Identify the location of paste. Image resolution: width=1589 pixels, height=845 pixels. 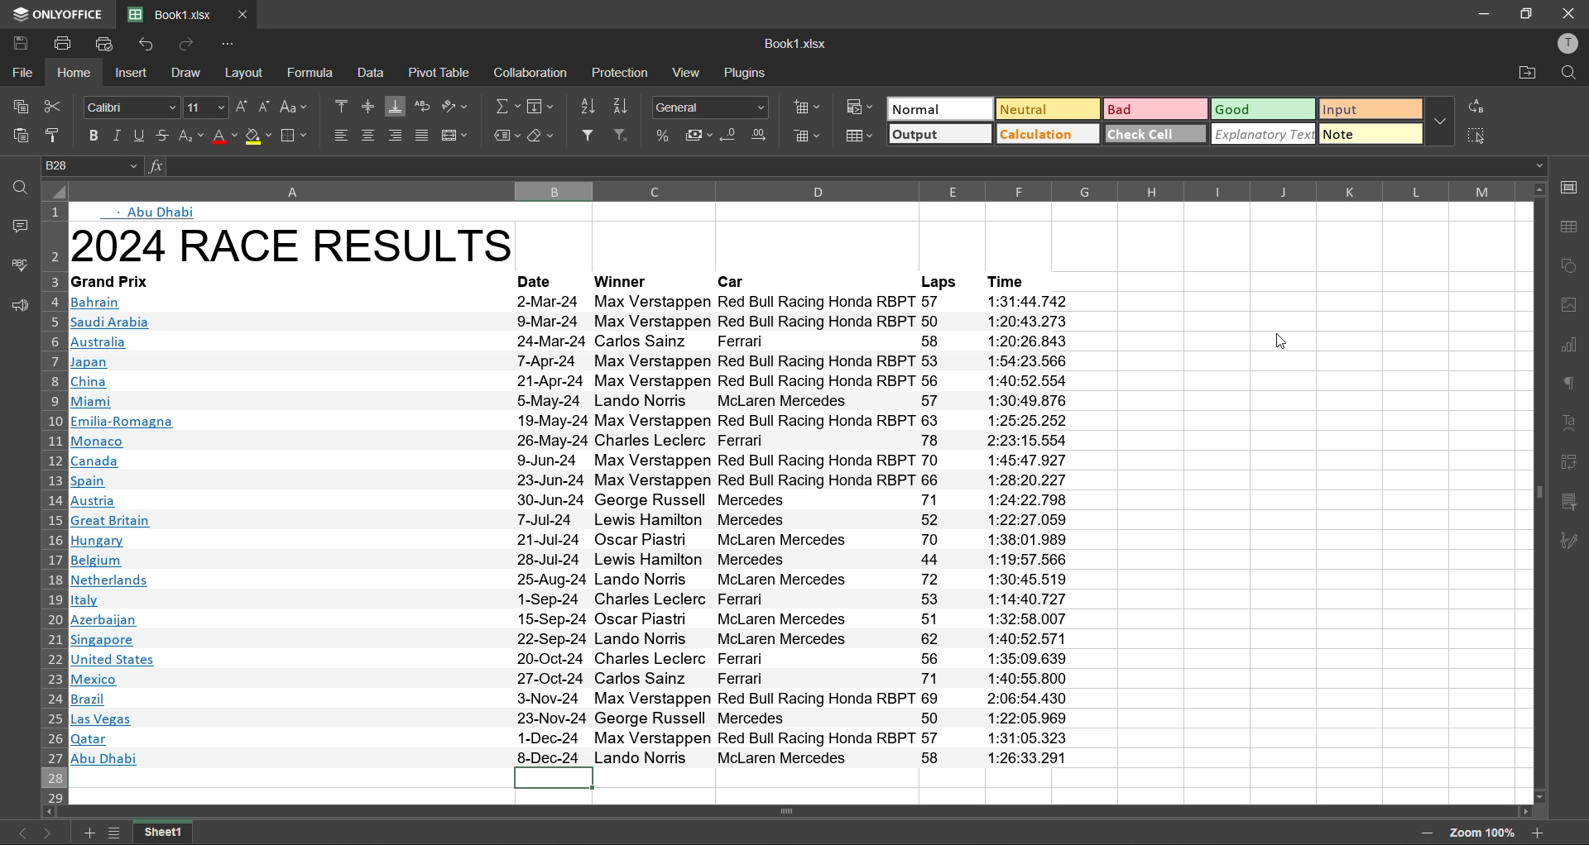
(16, 136).